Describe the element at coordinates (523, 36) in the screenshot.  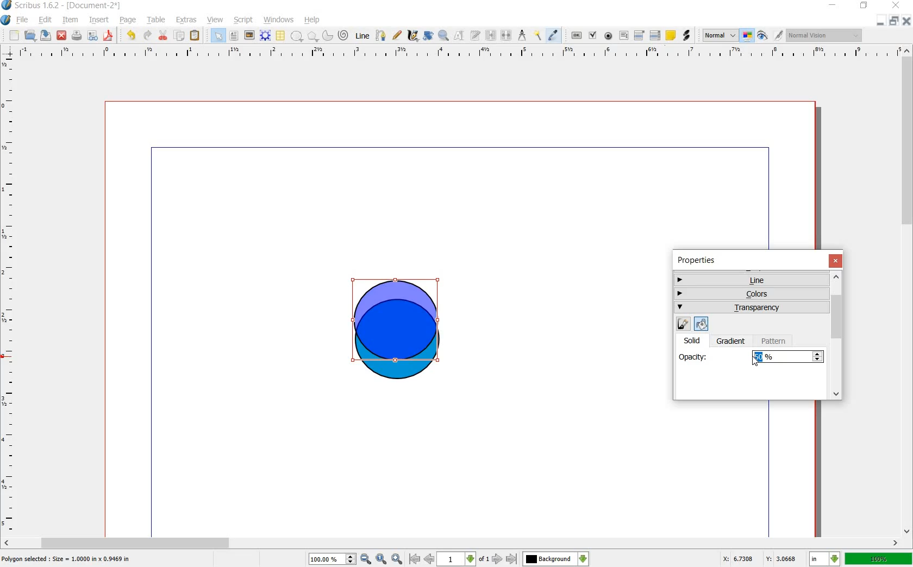
I see `measurement` at that location.